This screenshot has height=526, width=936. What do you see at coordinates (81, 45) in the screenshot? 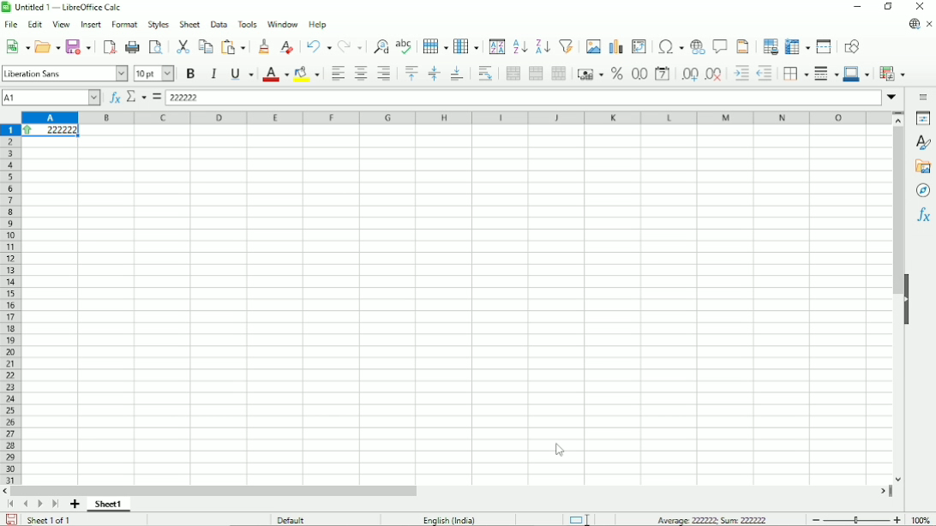
I see `Save` at bounding box center [81, 45].